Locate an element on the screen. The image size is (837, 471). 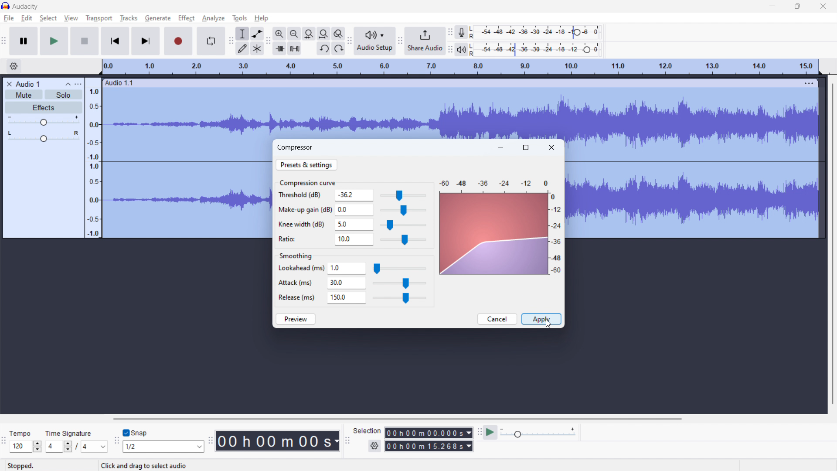
120 (select tempo) is located at coordinates (26, 447).